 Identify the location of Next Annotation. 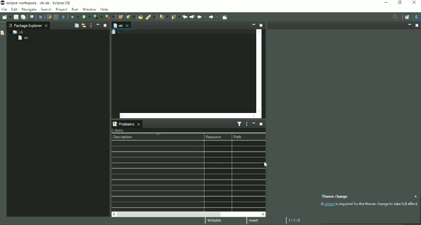
(164, 16).